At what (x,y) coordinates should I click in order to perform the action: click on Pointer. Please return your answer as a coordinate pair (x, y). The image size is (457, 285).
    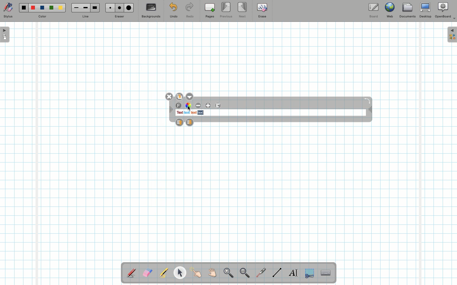
    Looking at the image, I should click on (196, 273).